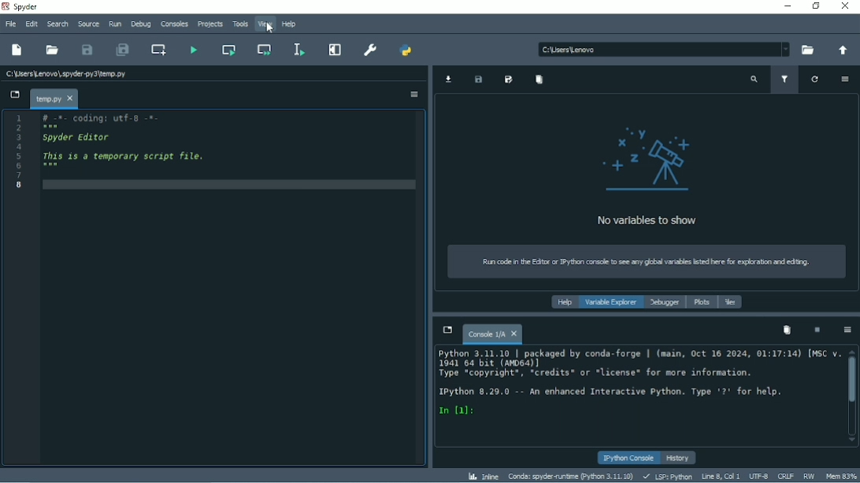 This screenshot has width=860, height=483. What do you see at coordinates (31, 23) in the screenshot?
I see `Edit` at bounding box center [31, 23].